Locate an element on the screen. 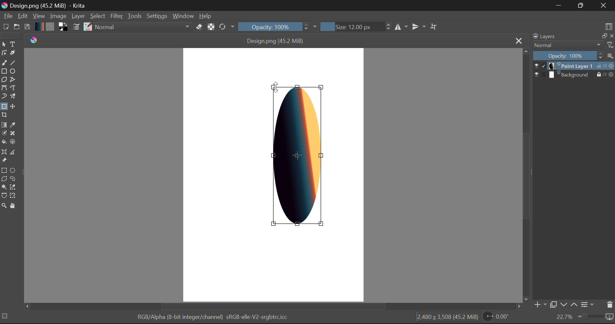 This screenshot has height=324, width=615. Select is located at coordinates (98, 16).